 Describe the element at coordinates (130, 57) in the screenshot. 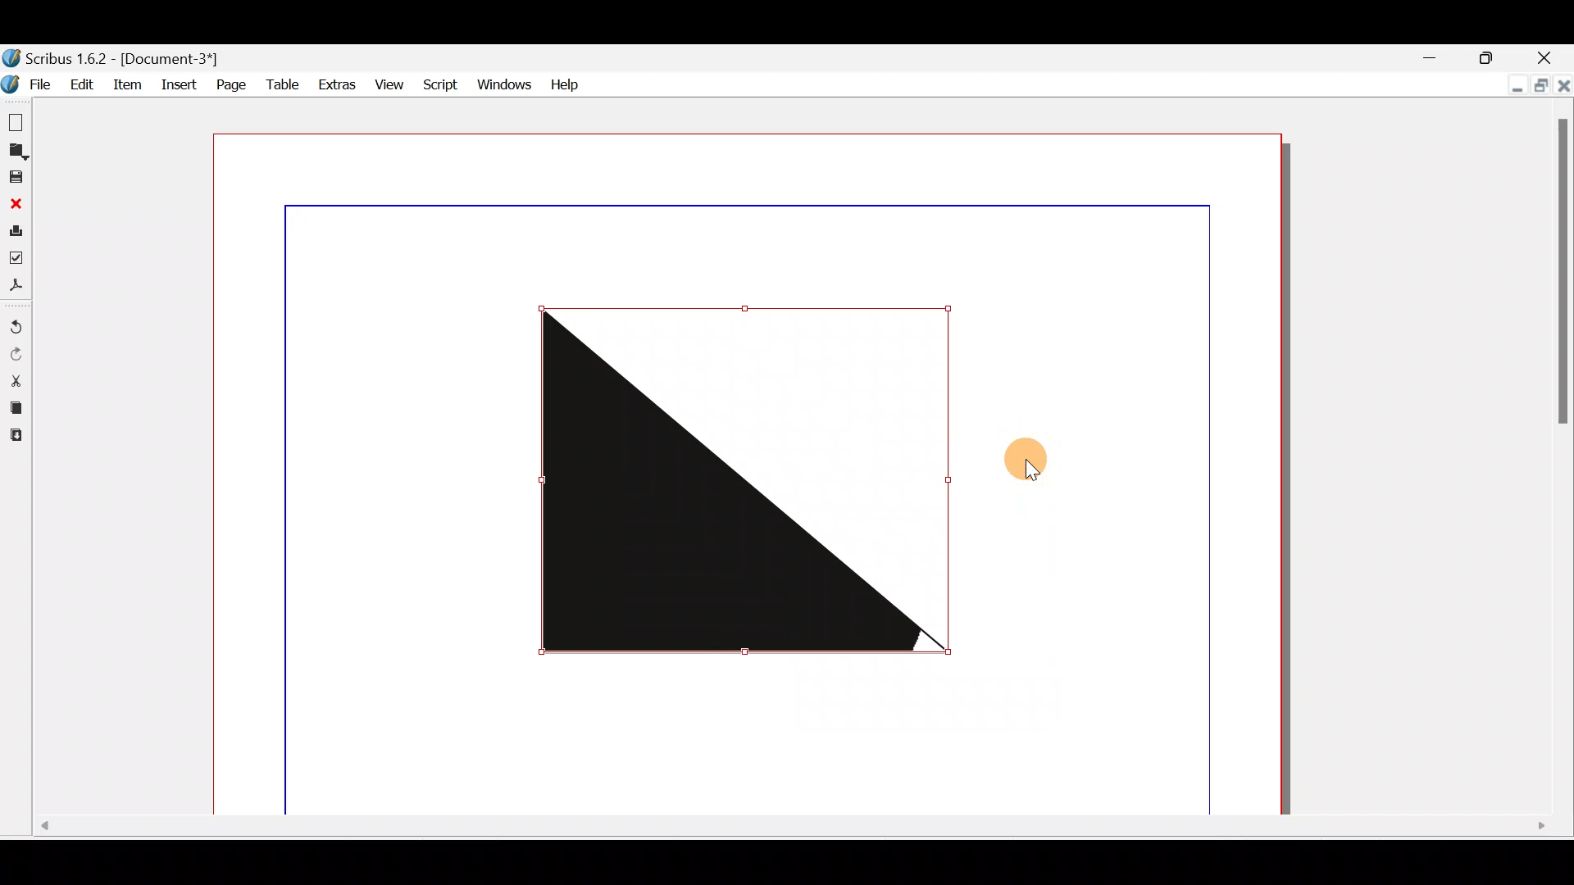

I see `Document name` at that location.